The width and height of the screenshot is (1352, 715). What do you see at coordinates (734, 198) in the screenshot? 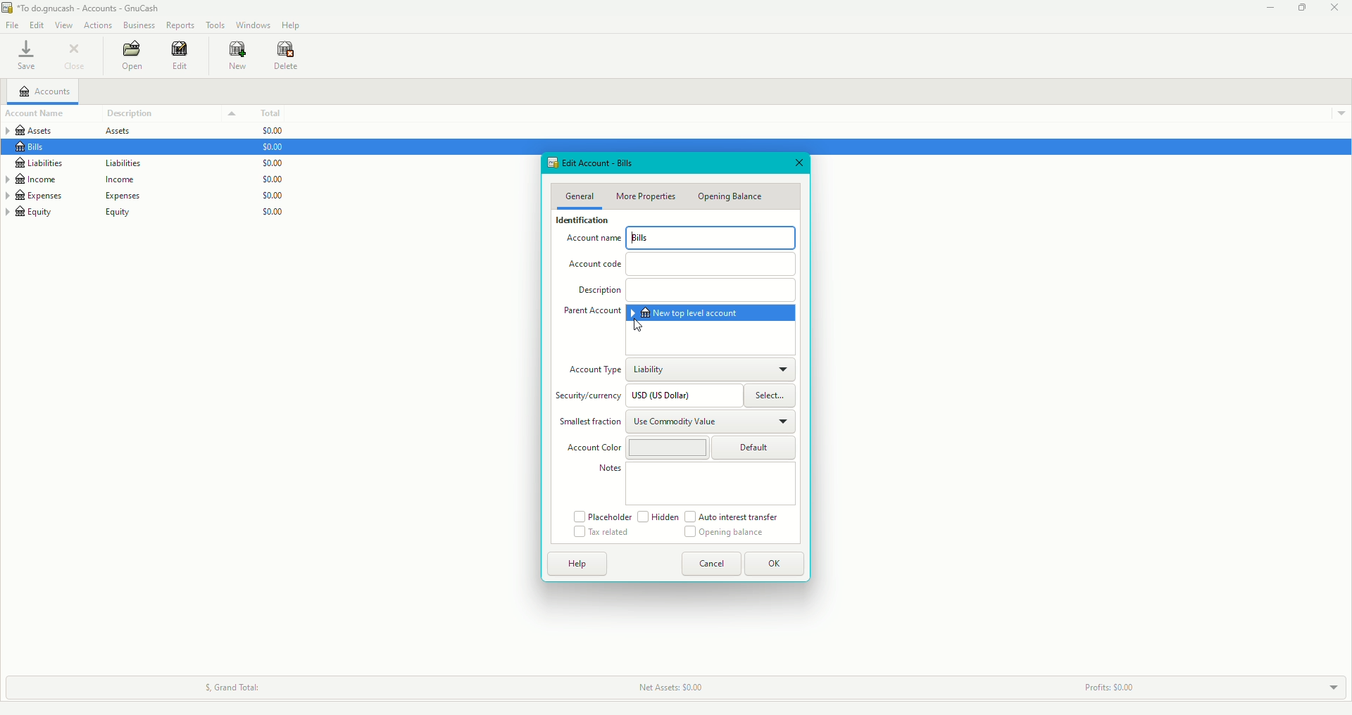
I see `Opening Balance` at bounding box center [734, 198].